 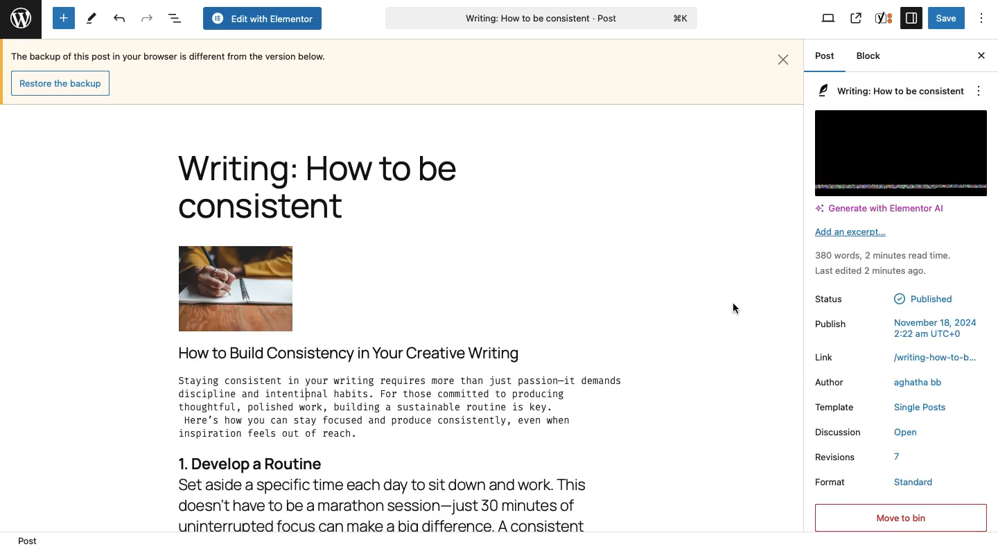 I want to click on 380 words, 2 minutes read time. Last edited 2 minutes ago., so click(x=891, y=262).